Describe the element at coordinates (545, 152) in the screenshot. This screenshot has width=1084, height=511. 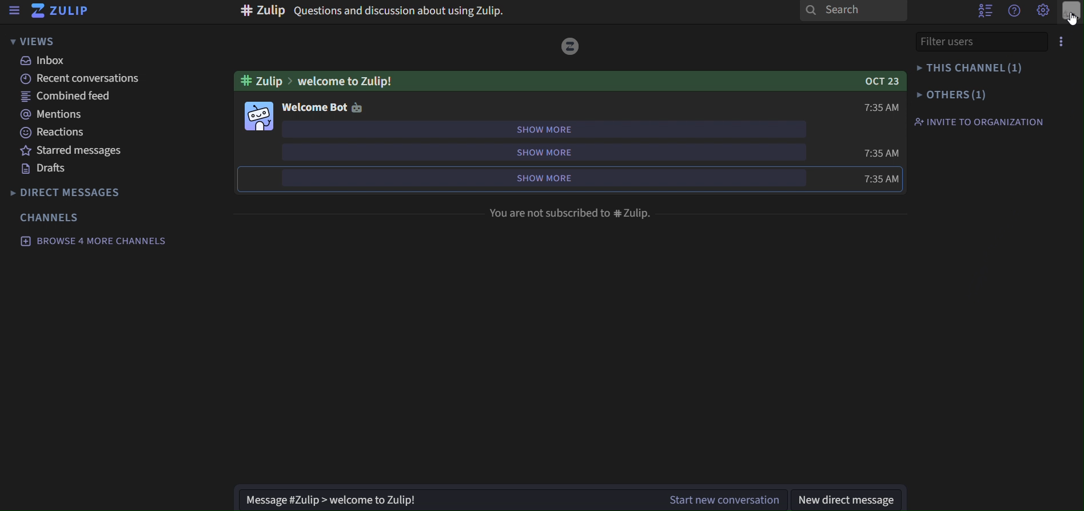
I see `show more ` at that location.